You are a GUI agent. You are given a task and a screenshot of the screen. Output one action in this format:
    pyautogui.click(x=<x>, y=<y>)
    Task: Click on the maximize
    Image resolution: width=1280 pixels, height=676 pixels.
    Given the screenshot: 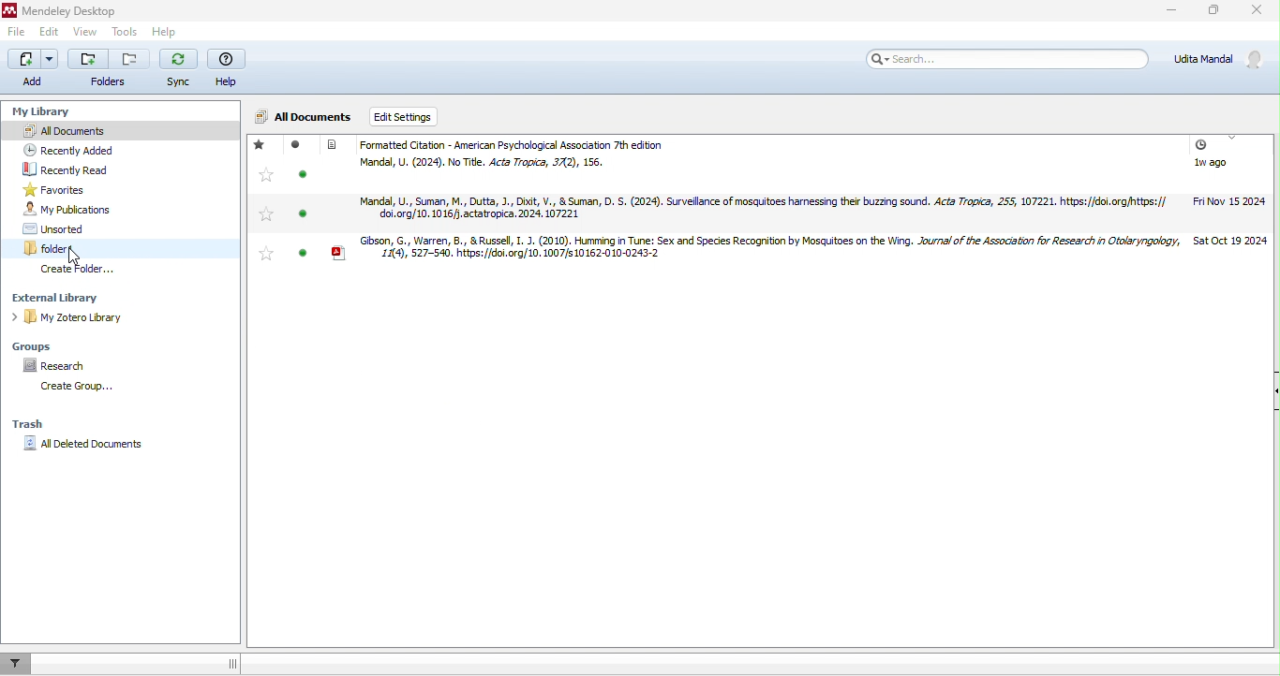 What is the action you would take?
    pyautogui.click(x=1213, y=9)
    